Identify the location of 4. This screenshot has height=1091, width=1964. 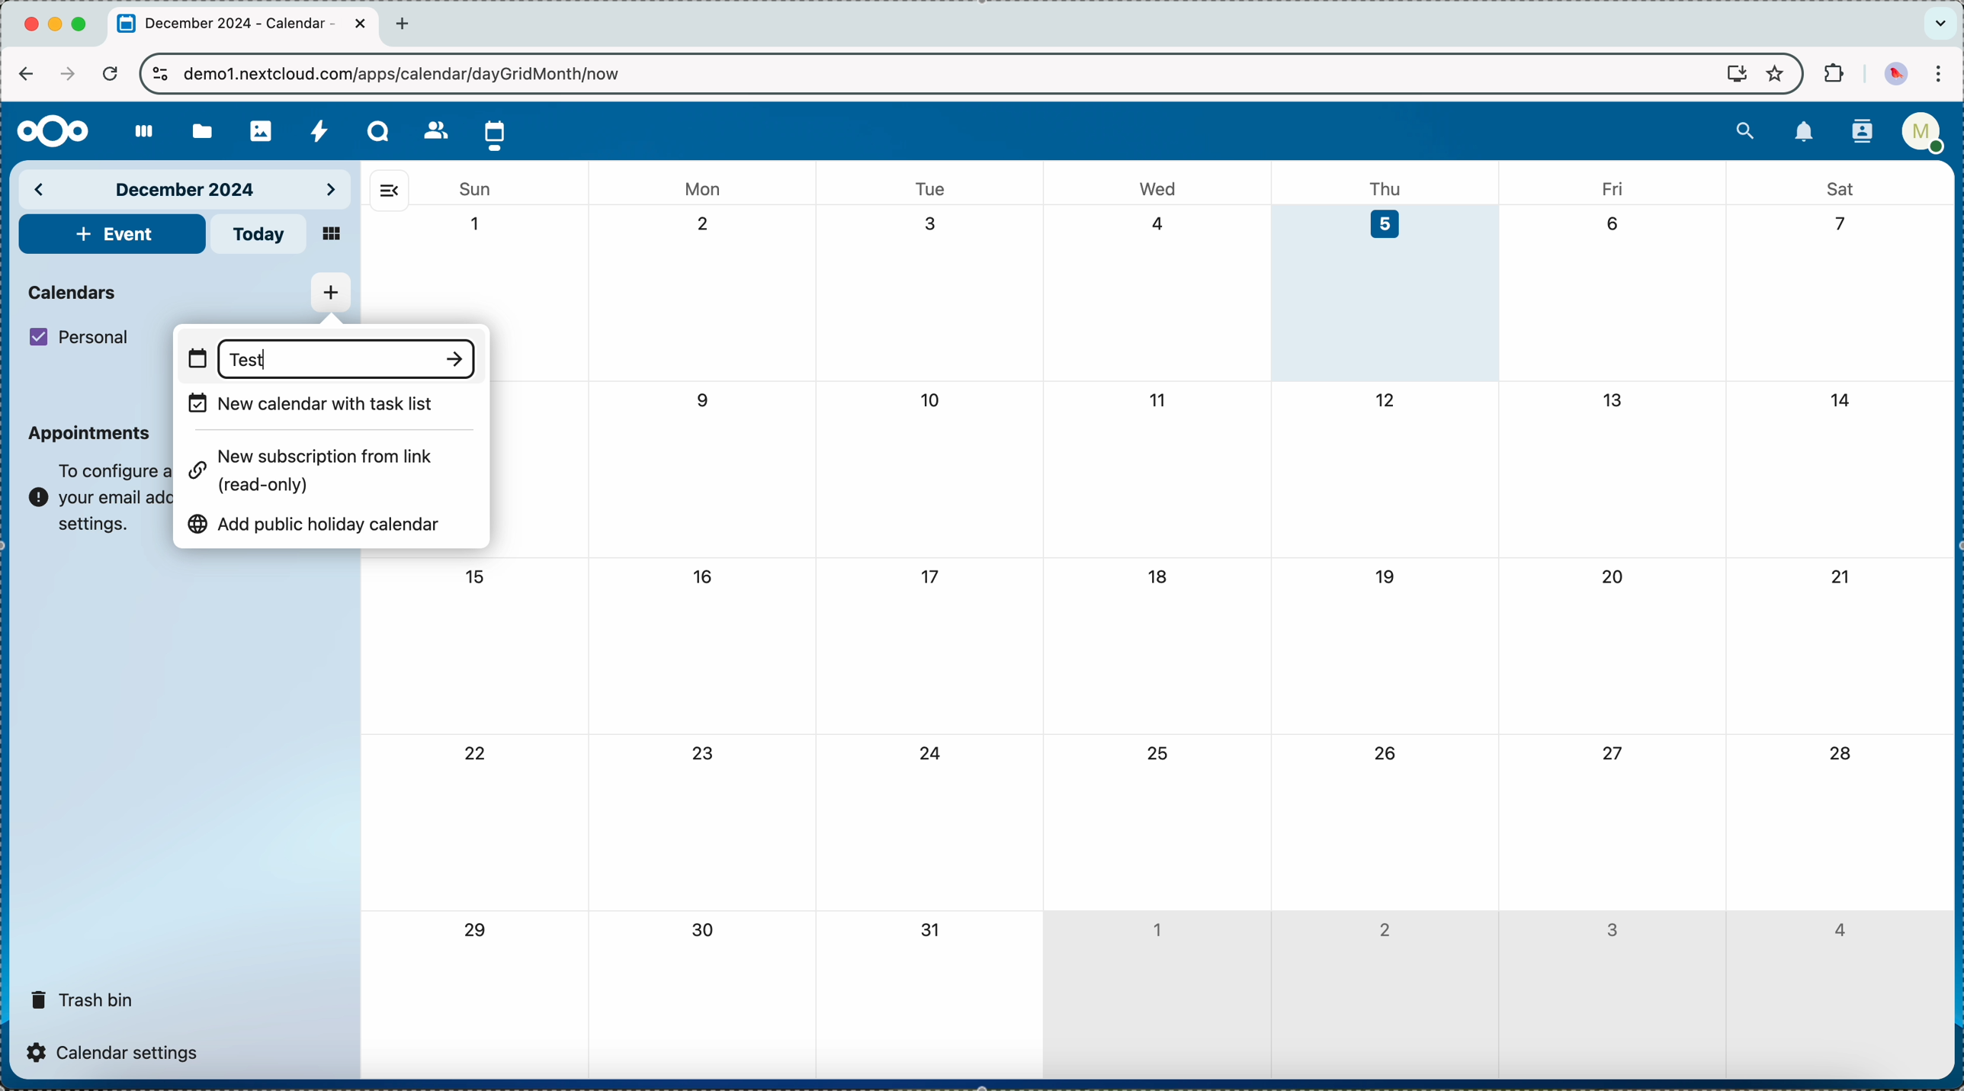
(1159, 223).